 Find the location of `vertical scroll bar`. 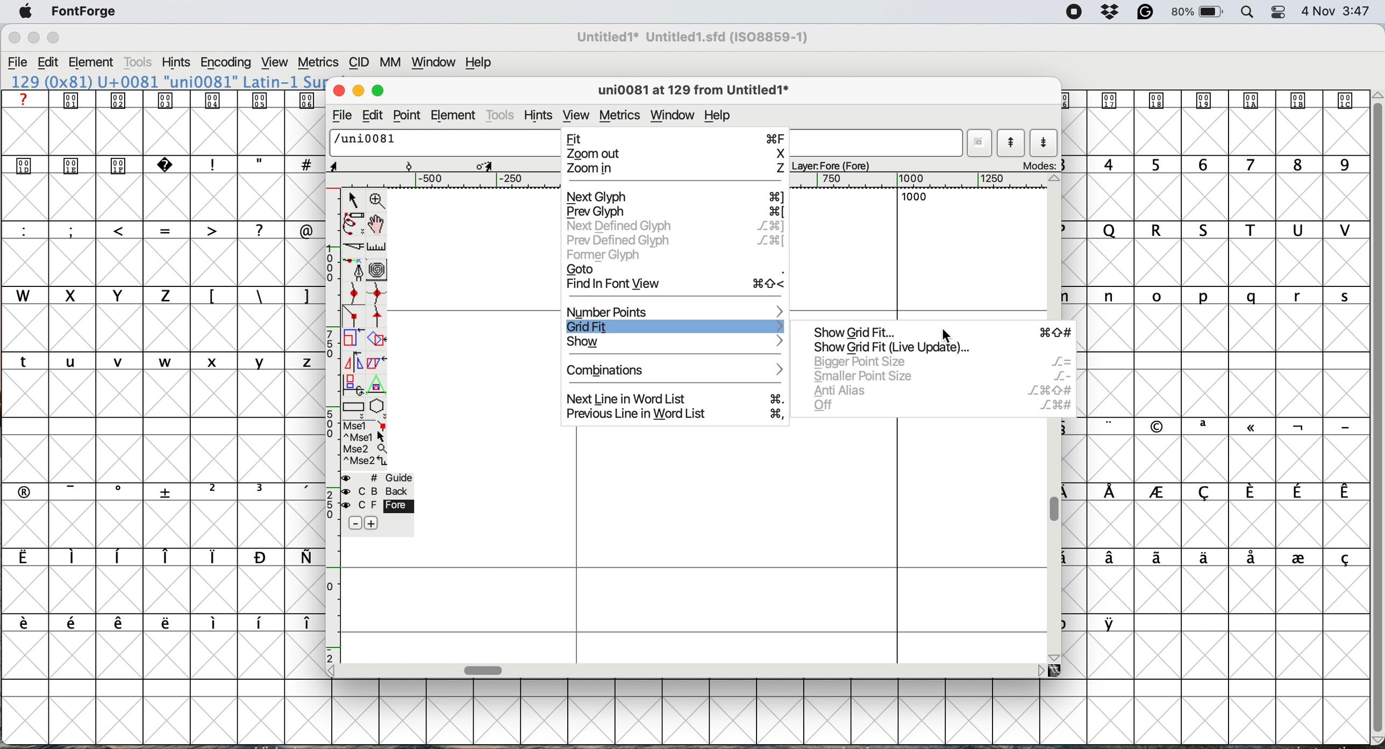

vertical scroll bar is located at coordinates (1058, 507).